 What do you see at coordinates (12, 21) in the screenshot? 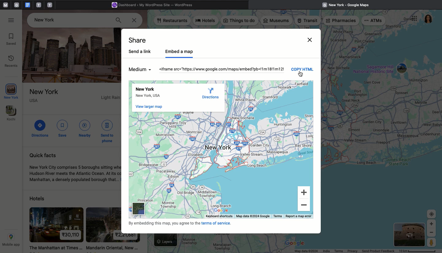
I see `Options` at bounding box center [12, 21].